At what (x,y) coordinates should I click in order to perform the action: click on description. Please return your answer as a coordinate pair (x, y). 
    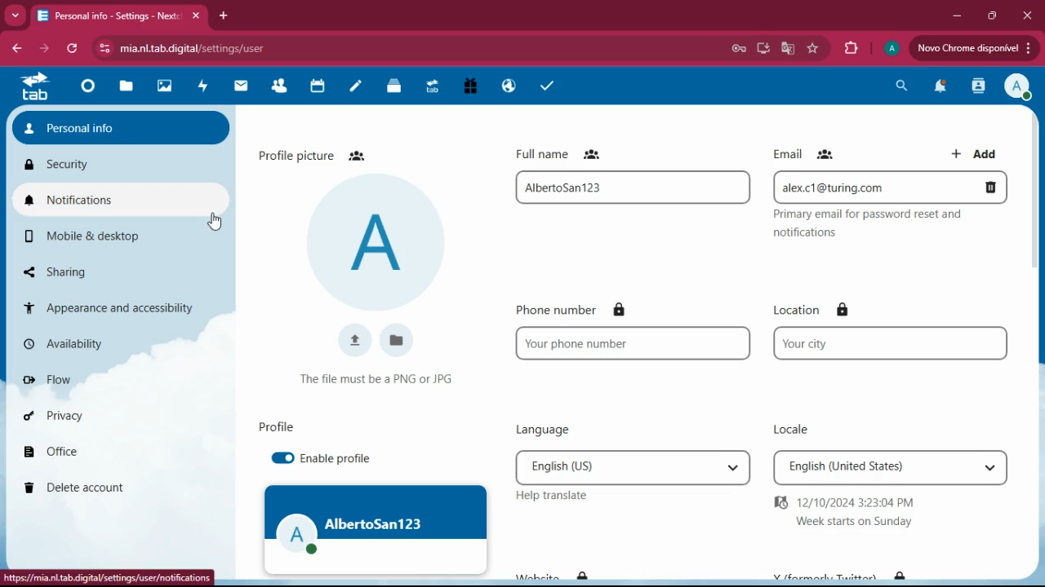
    Looking at the image, I should click on (376, 379).